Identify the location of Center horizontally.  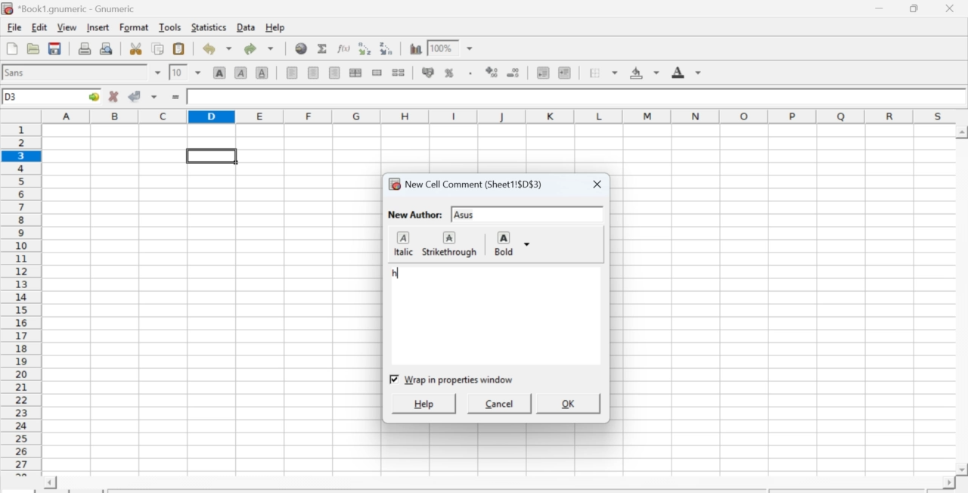
(355, 73).